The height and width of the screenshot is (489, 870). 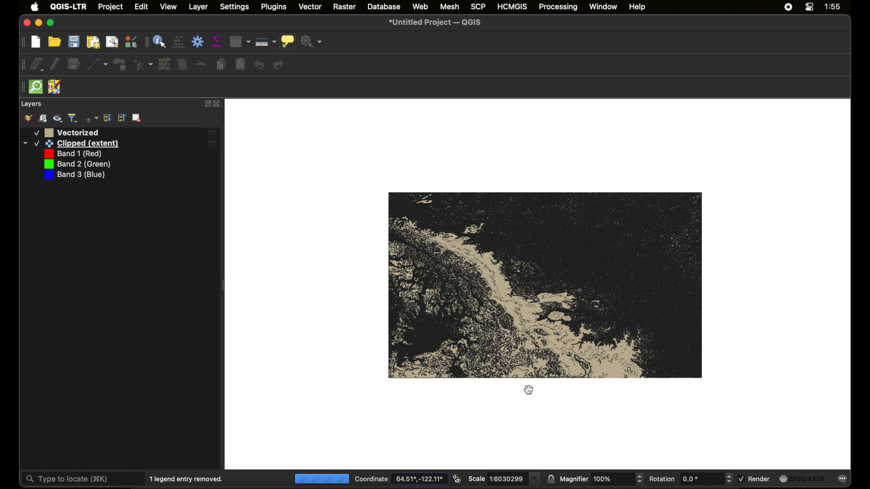 I want to click on view, so click(x=168, y=6).